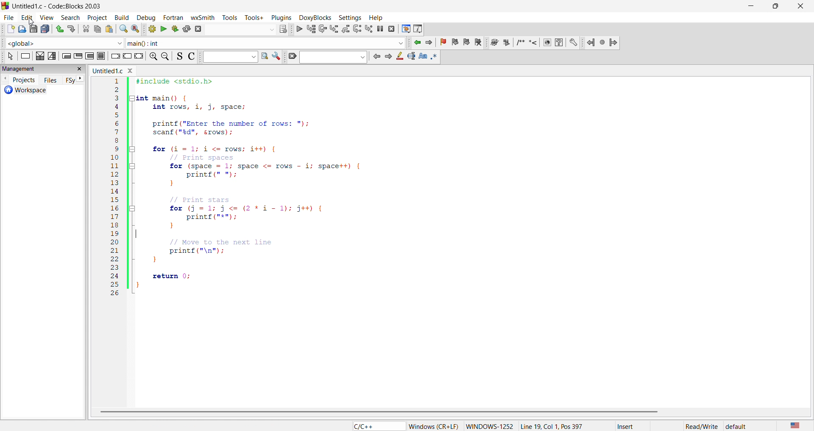  I want to click on FSy, so click(70, 80).